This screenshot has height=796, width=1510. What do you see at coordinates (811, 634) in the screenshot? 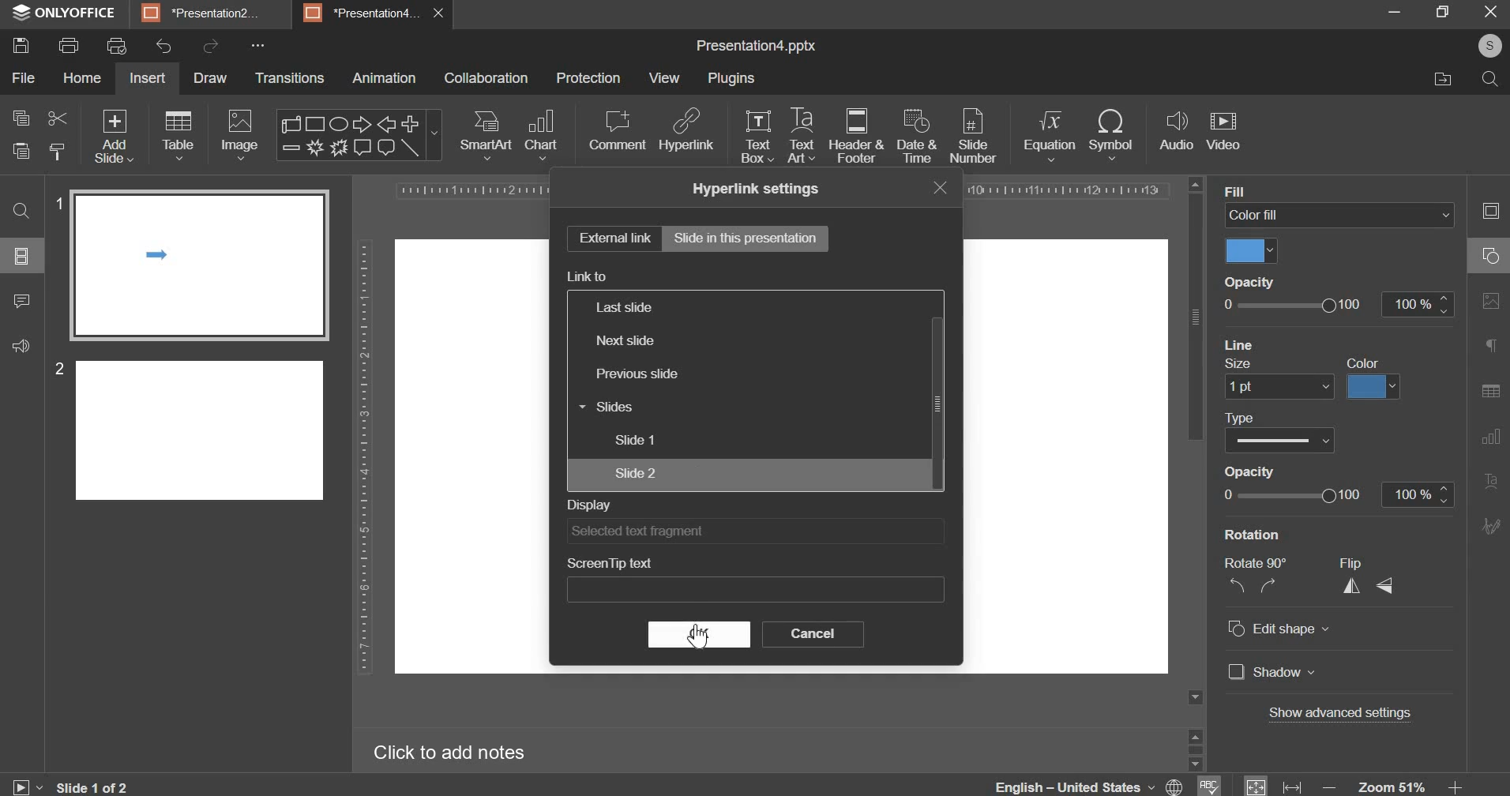
I see `cancel` at bounding box center [811, 634].